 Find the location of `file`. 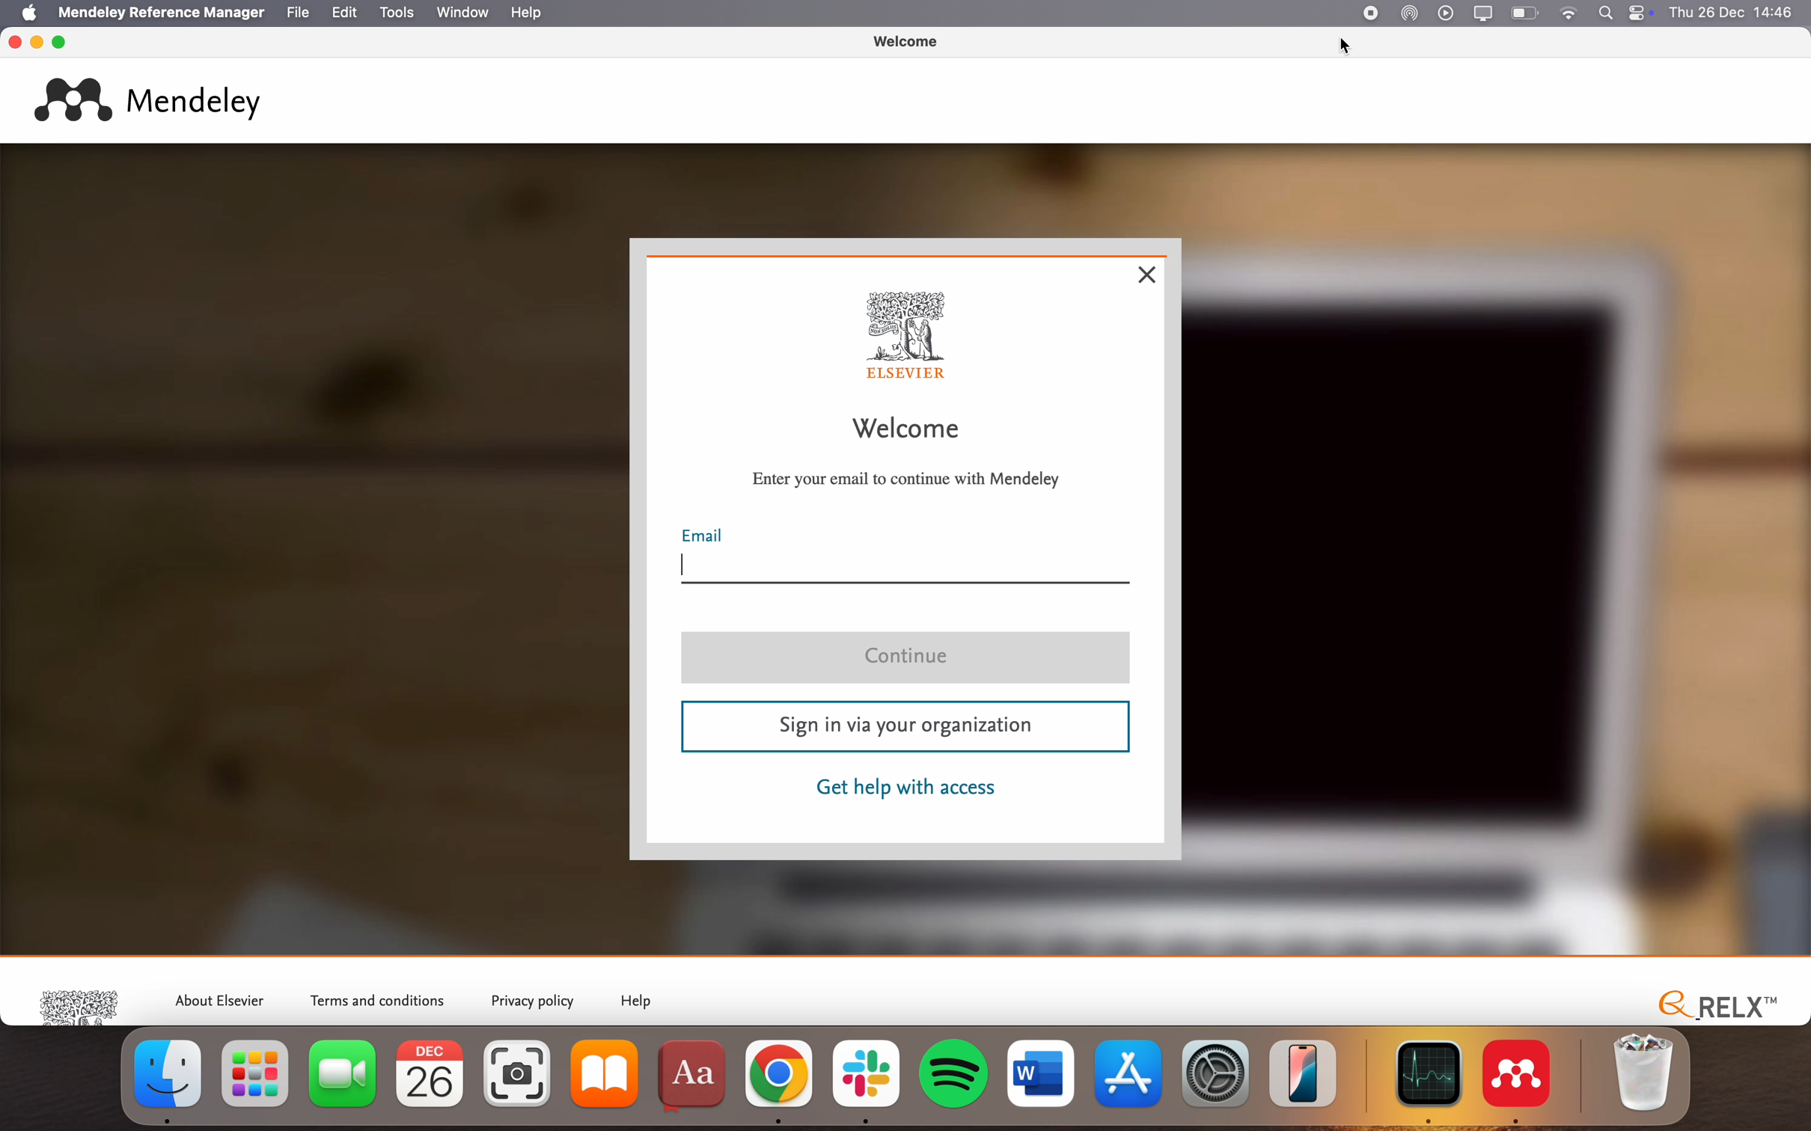

file is located at coordinates (296, 13).